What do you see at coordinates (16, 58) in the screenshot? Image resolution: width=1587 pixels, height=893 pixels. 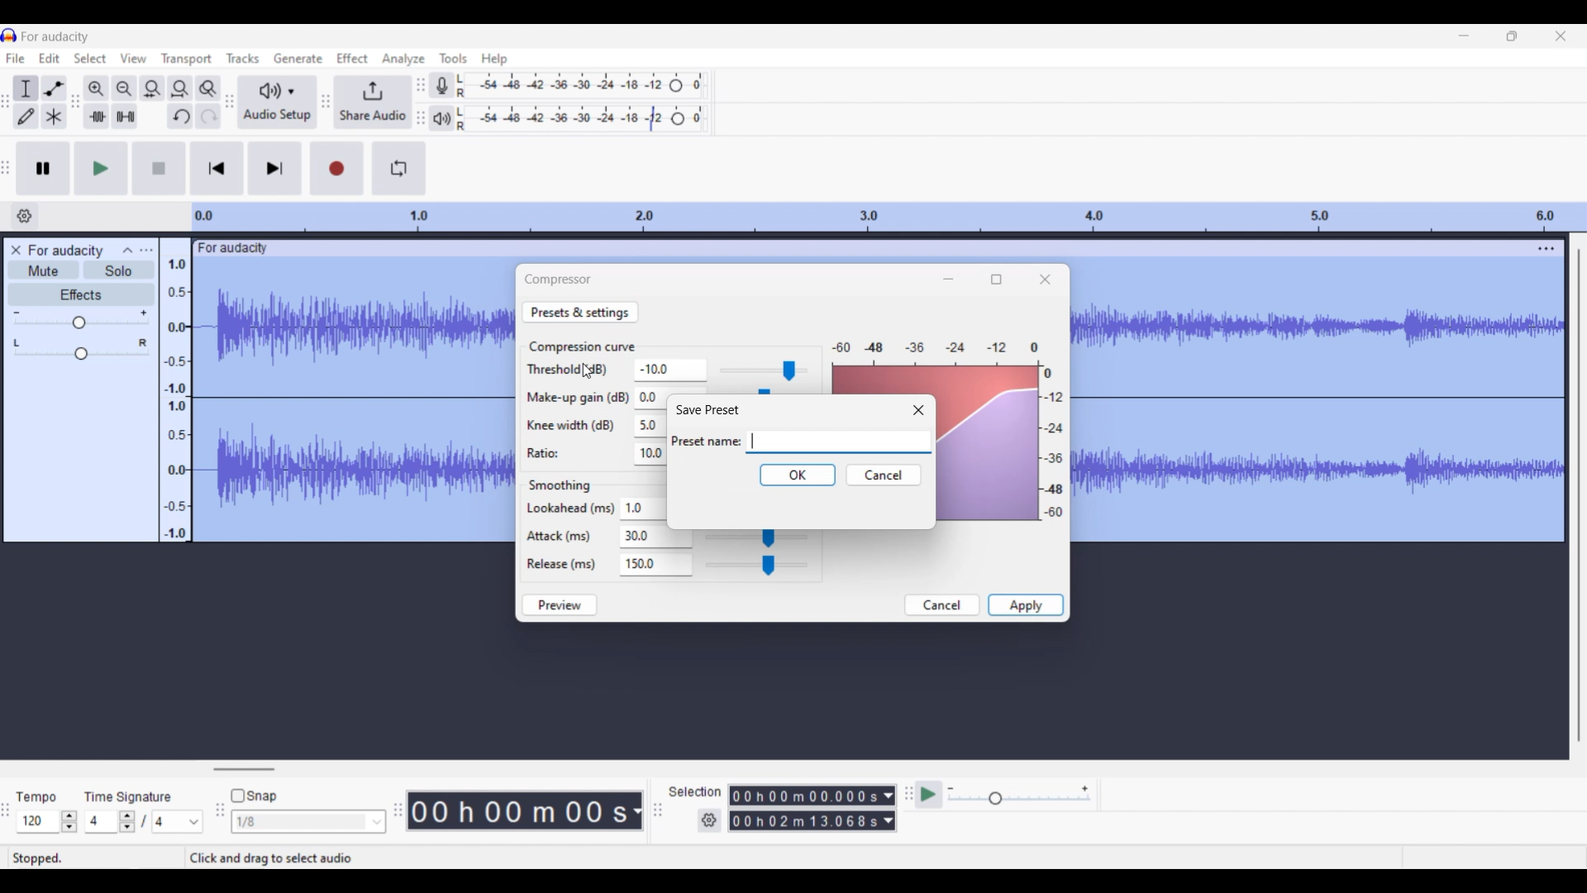 I see `File` at bounding box center [16, 58].